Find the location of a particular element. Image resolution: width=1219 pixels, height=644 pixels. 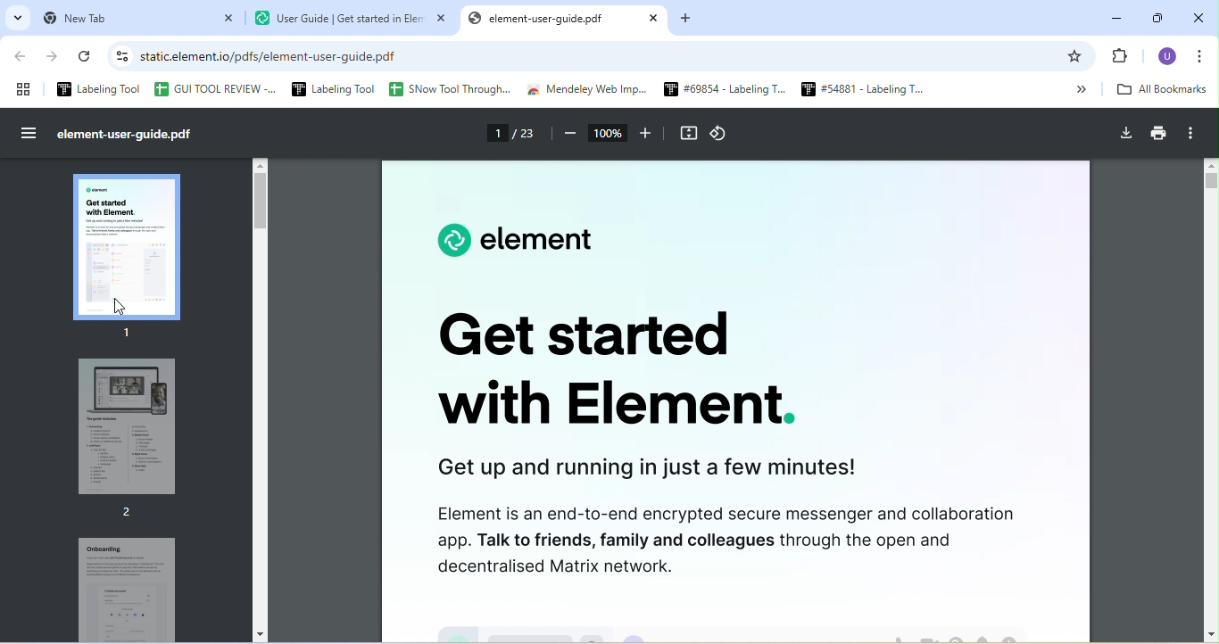

add new tab is located at coordinates (690, 20).